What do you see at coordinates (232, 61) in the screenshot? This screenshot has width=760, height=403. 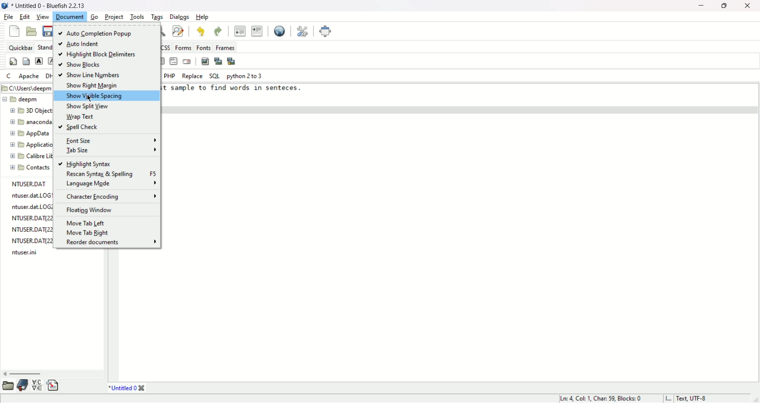 I see `multi thumbnail` at bounding box center [232, 61].